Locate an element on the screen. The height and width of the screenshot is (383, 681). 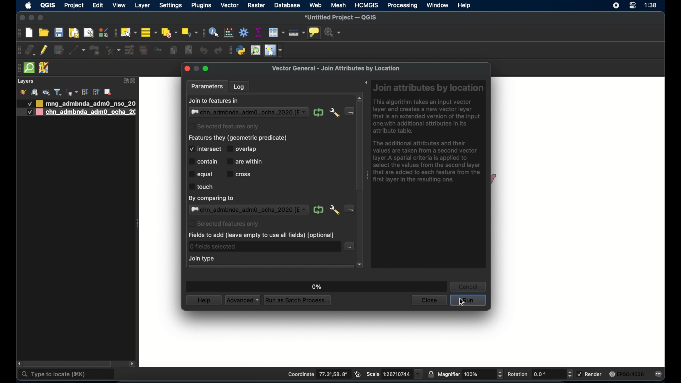
layer 2 is located at coordinates (87, 112).